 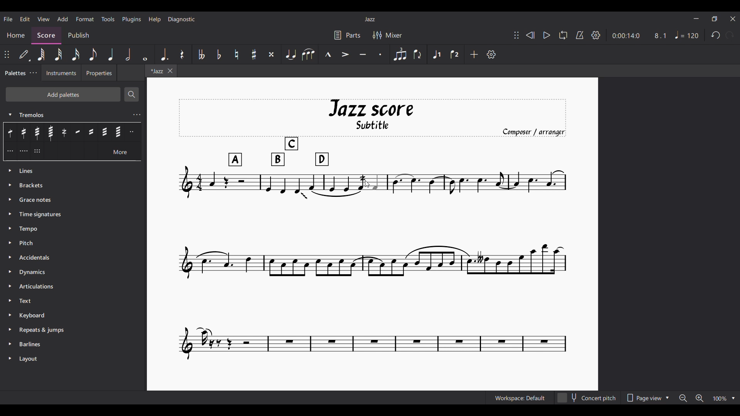 I want to click on Mixer, so click(x=387, y=35).